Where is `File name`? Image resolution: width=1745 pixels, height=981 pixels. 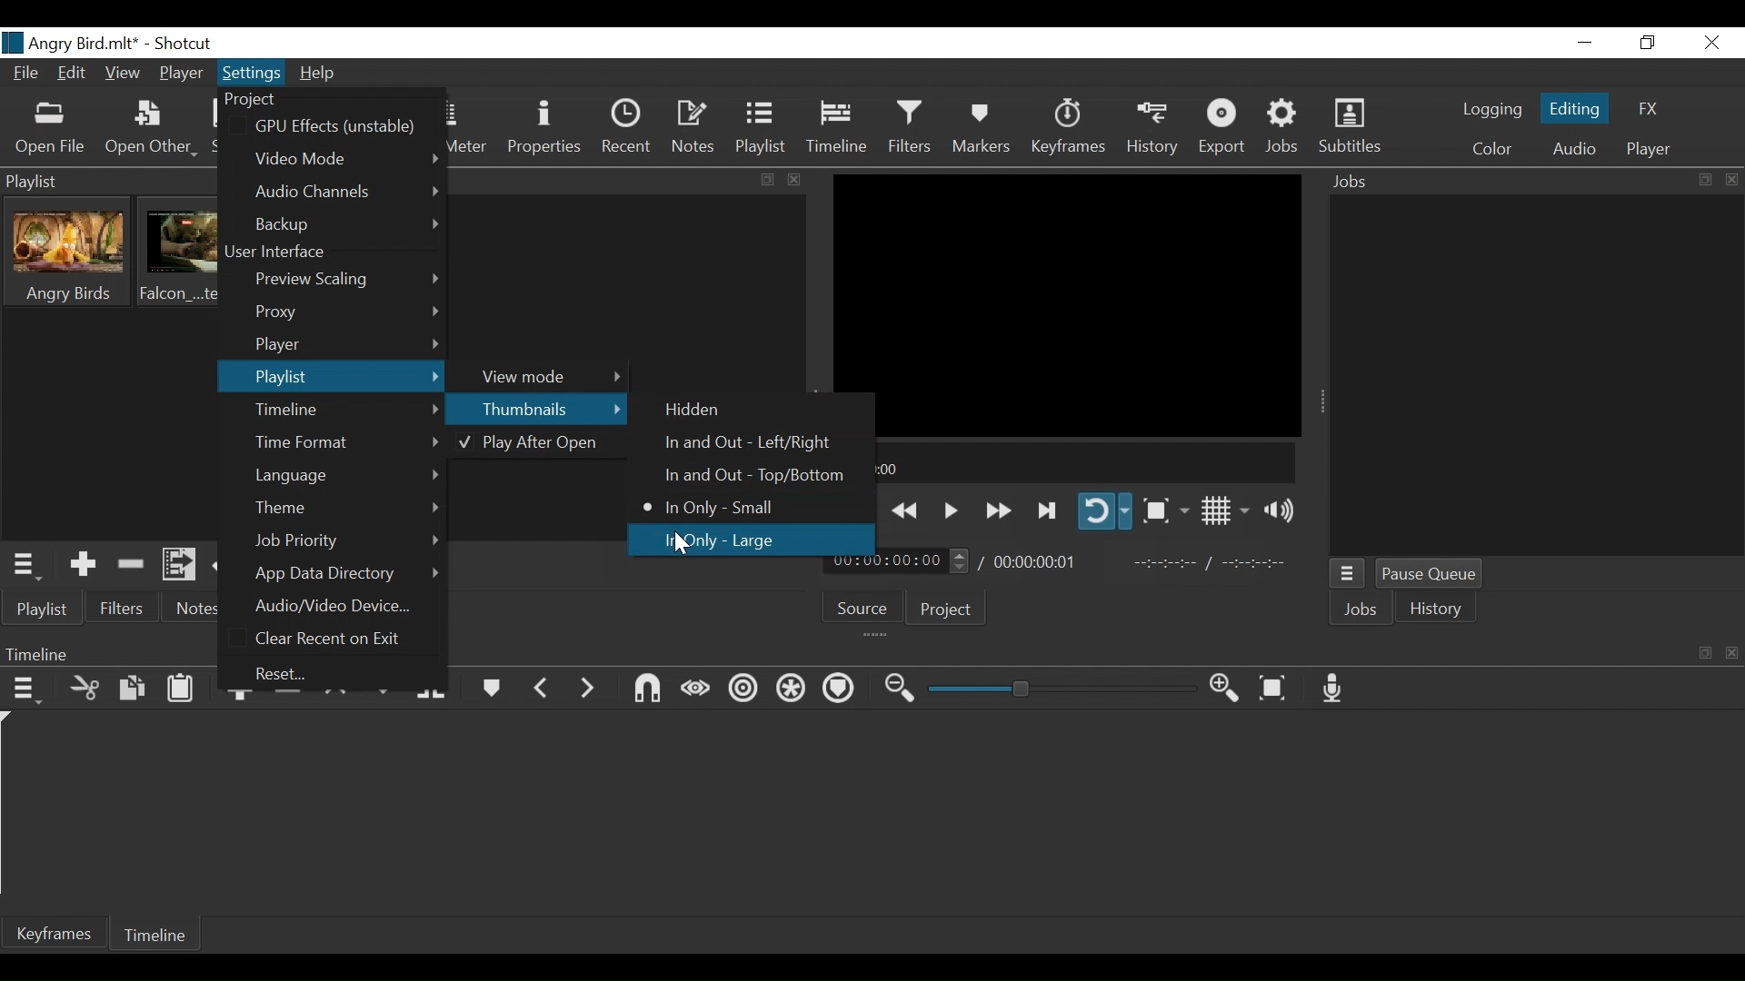 File name is located at coordinates (72, 42).